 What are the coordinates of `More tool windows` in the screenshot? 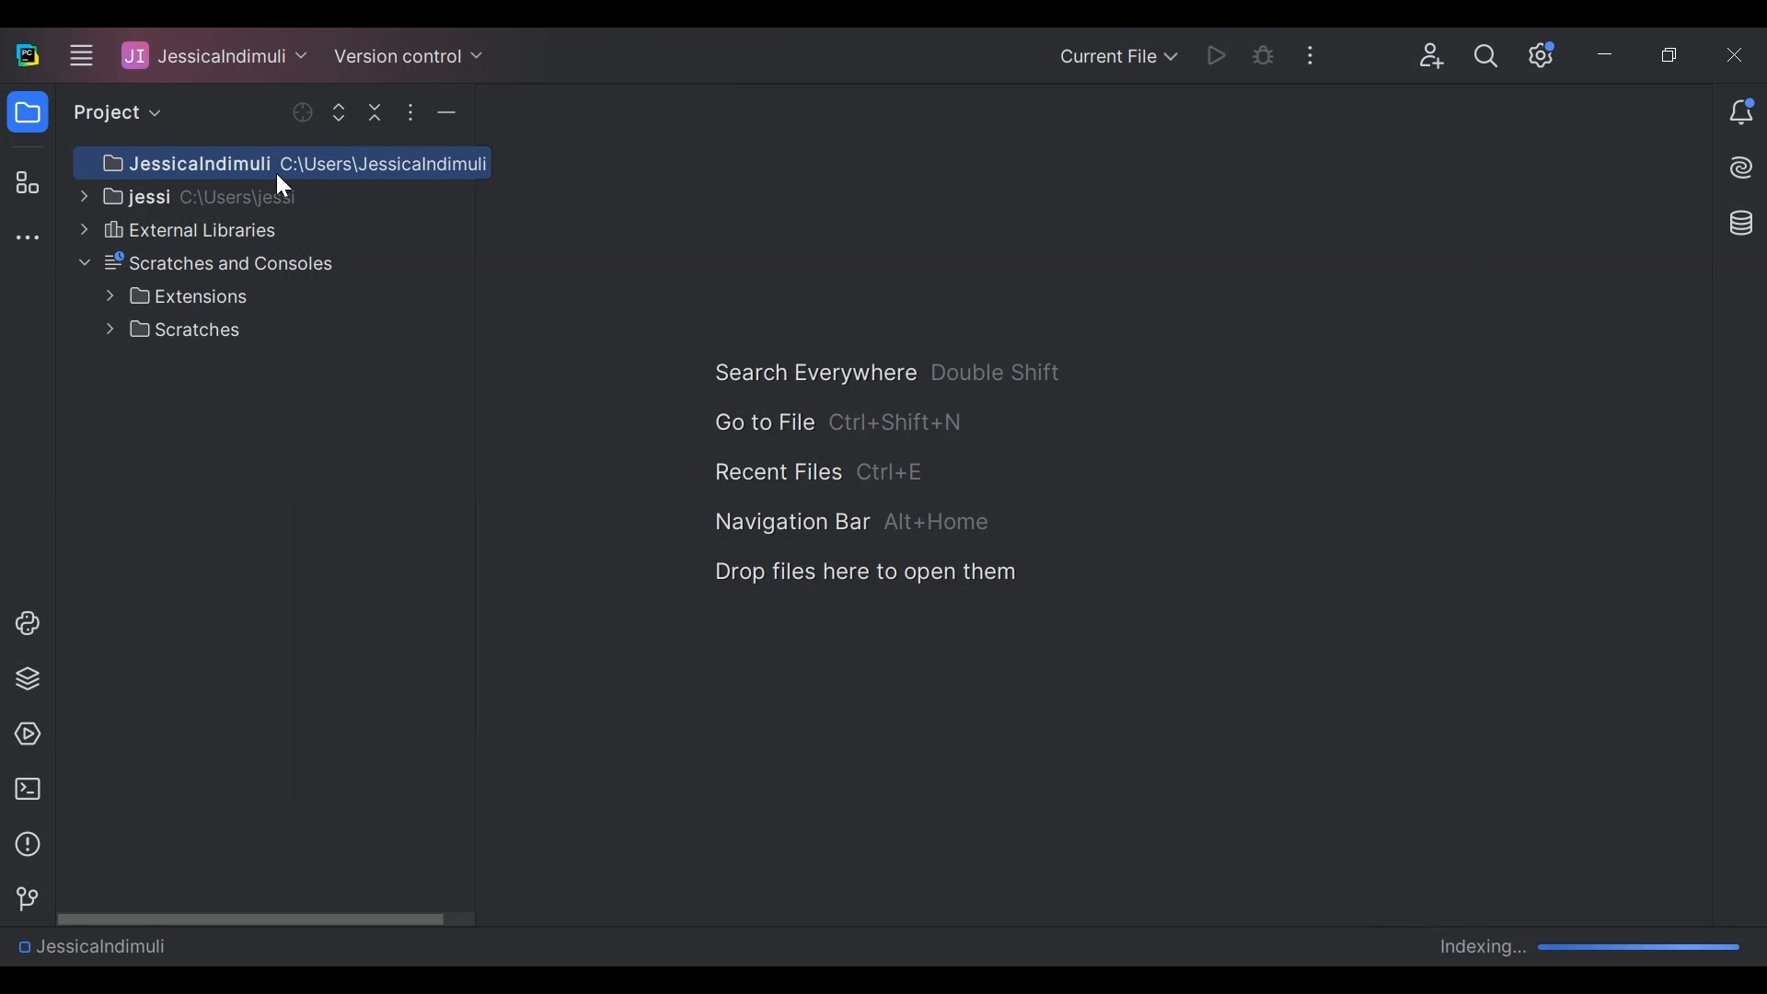 It's located at (27, 239).